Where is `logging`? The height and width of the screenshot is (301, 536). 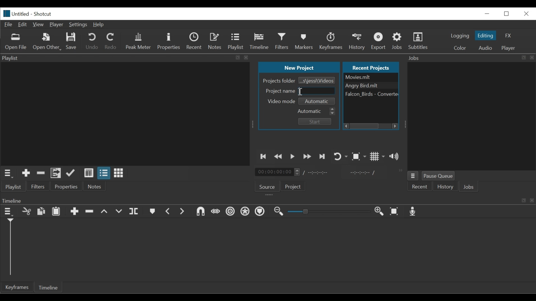 logging is located at coordinates (461, 36).